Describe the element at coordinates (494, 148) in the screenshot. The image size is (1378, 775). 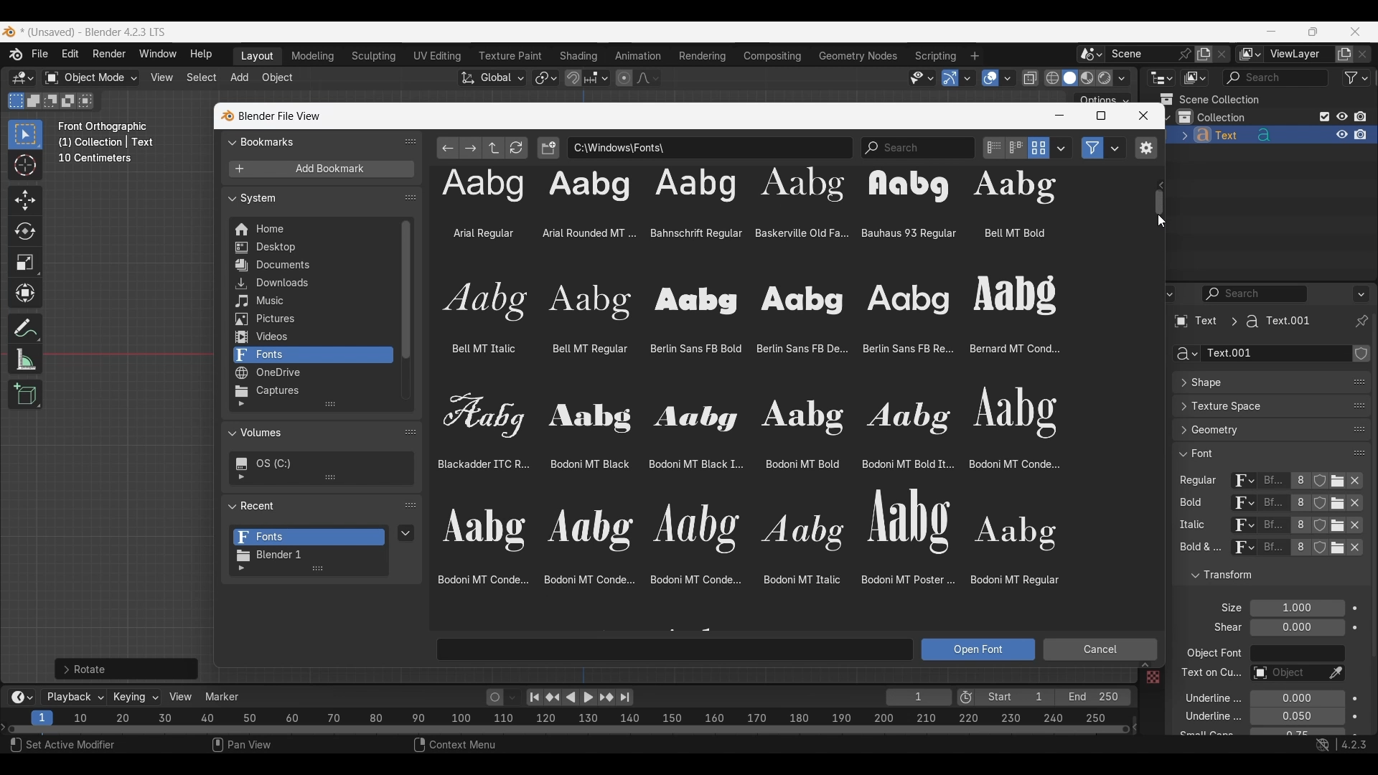
I see `Parent directory` at that location.